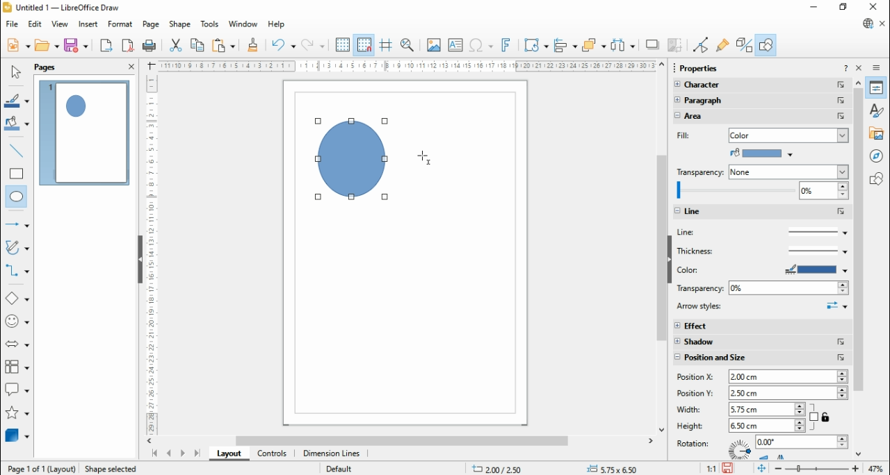 The image size is (890, 475). I want to click on crop image, so click(677, 45).